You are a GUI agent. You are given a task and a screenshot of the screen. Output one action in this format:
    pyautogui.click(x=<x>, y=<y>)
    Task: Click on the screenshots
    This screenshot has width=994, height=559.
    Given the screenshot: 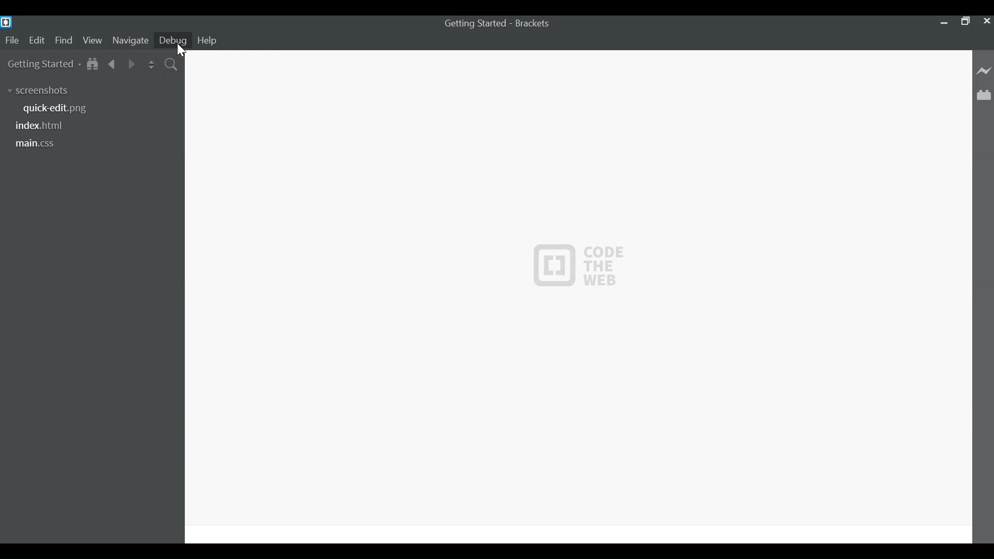 What is the action you would take?
    pyautogui.click(x=39, y=90)
    